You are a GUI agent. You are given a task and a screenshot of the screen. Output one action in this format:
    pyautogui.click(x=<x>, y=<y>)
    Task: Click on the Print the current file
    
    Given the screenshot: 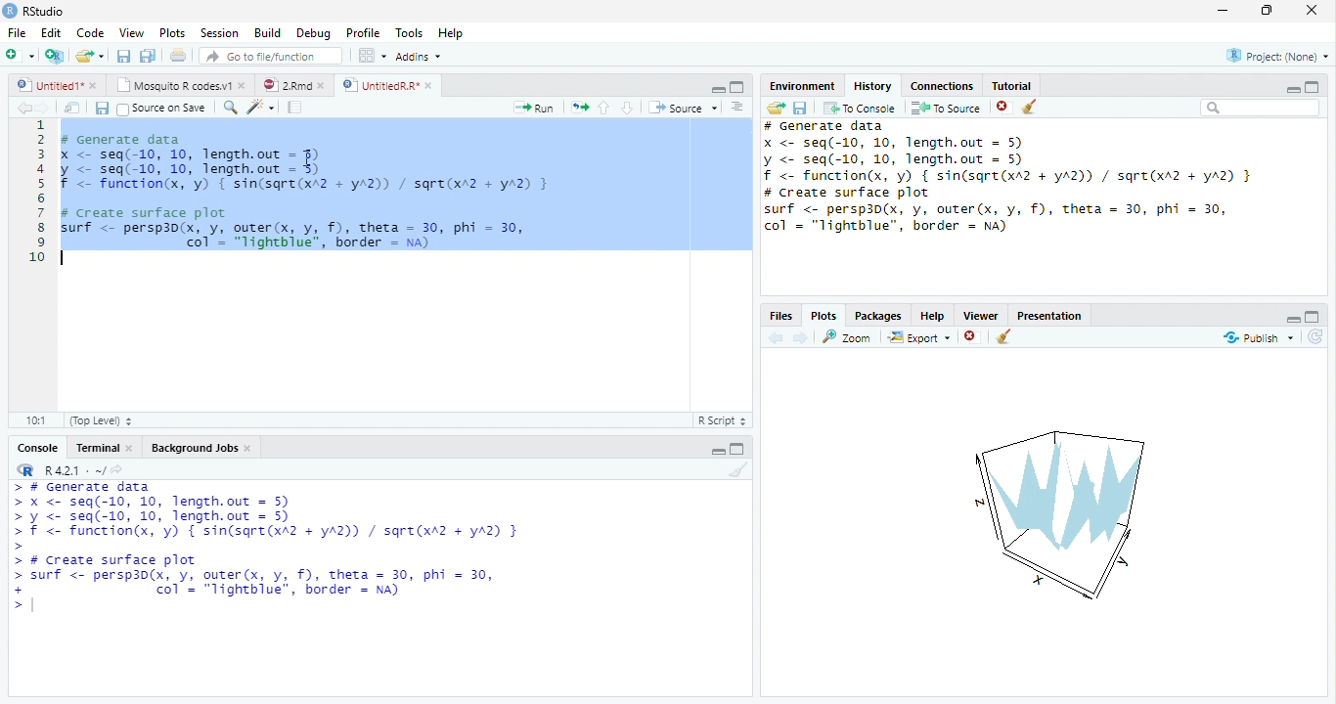 What is the action you would take?
    pyautogui.click(x=178, y=55)
    